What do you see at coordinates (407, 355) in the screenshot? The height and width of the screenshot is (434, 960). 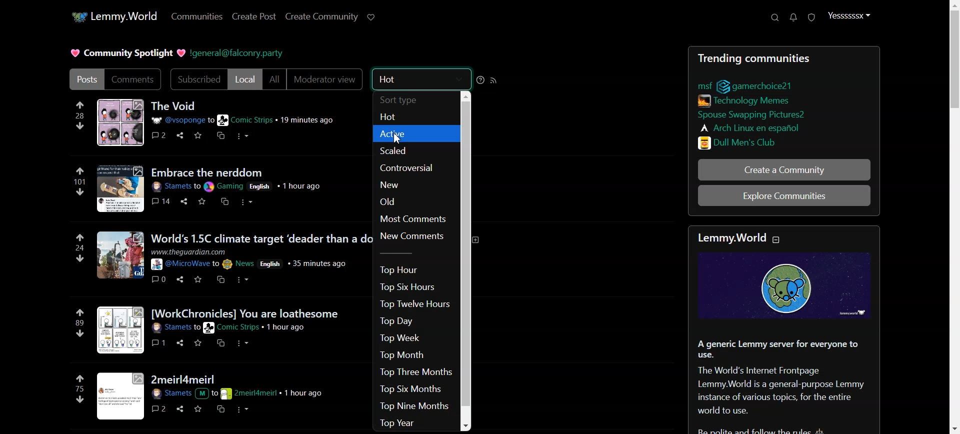 I see `Top Month` at bounding box center [407, 355].